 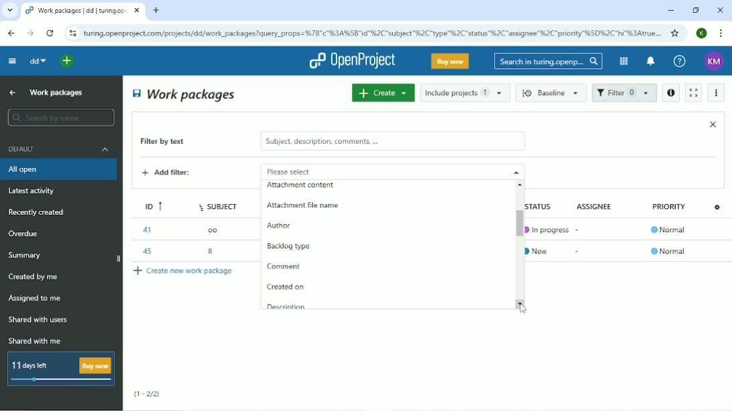 What do you see at coordinates (622, 61) in the screenshot?
I see `Modules` at bounding box center [622, 61].